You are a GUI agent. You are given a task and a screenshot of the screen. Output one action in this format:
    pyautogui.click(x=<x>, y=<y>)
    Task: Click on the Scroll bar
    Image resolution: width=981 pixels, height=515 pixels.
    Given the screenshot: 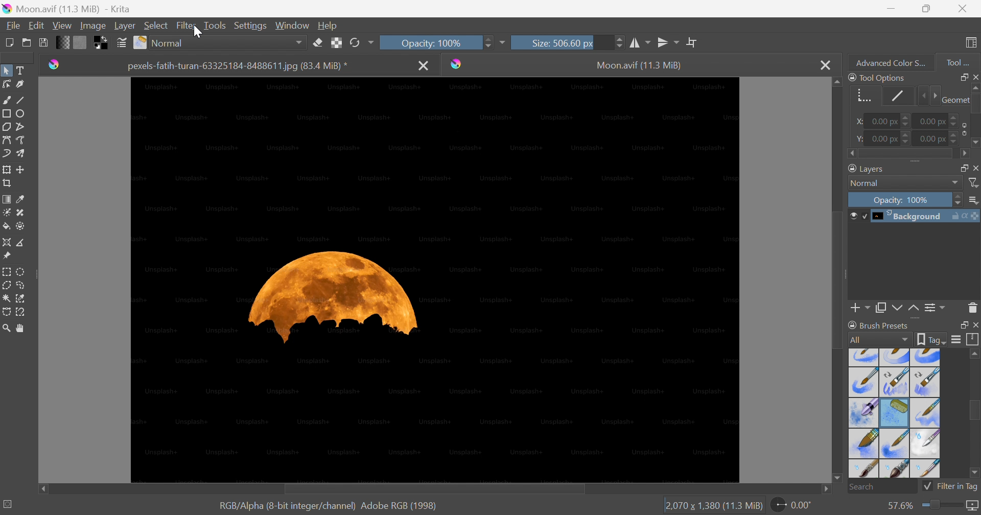 What is the action you would take?
    pyautogui.click(x=975, y=410)
    